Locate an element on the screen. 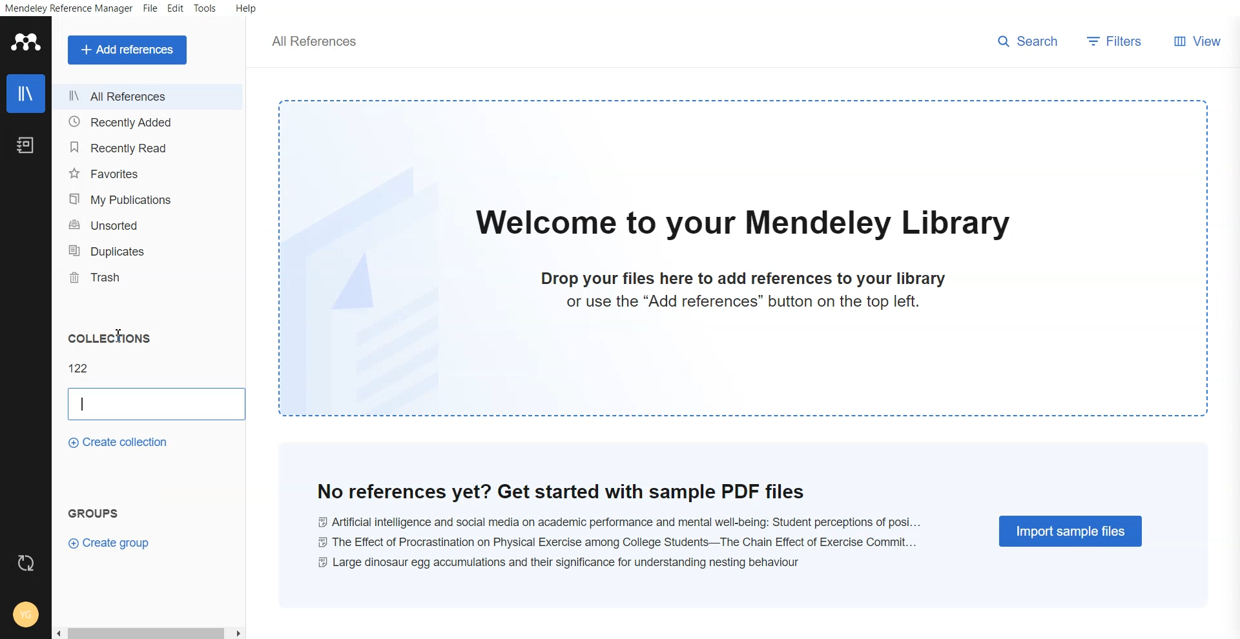  My publications is located at coordinates (149, 199).